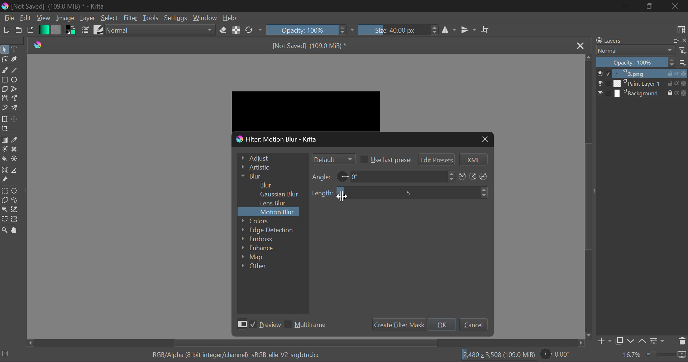  I want to click on View, so click(43, 18).